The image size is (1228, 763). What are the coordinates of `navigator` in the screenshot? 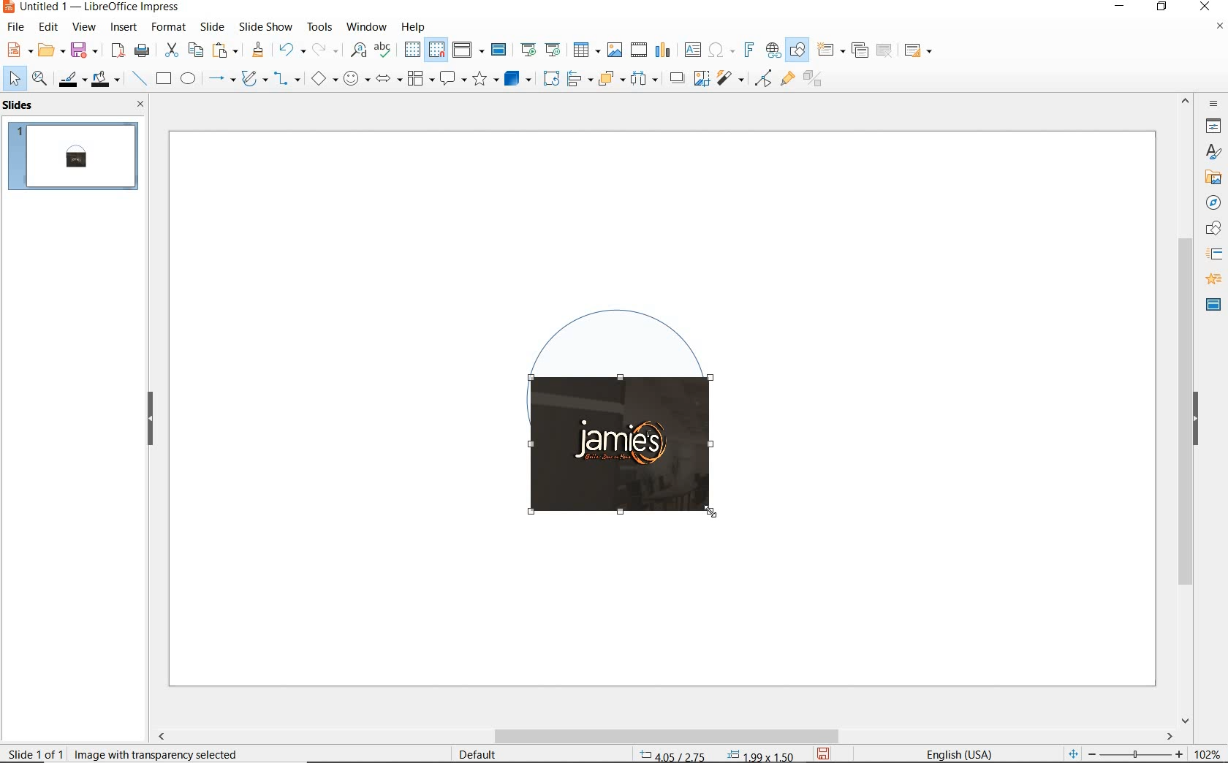 It's located at (1212, 202).